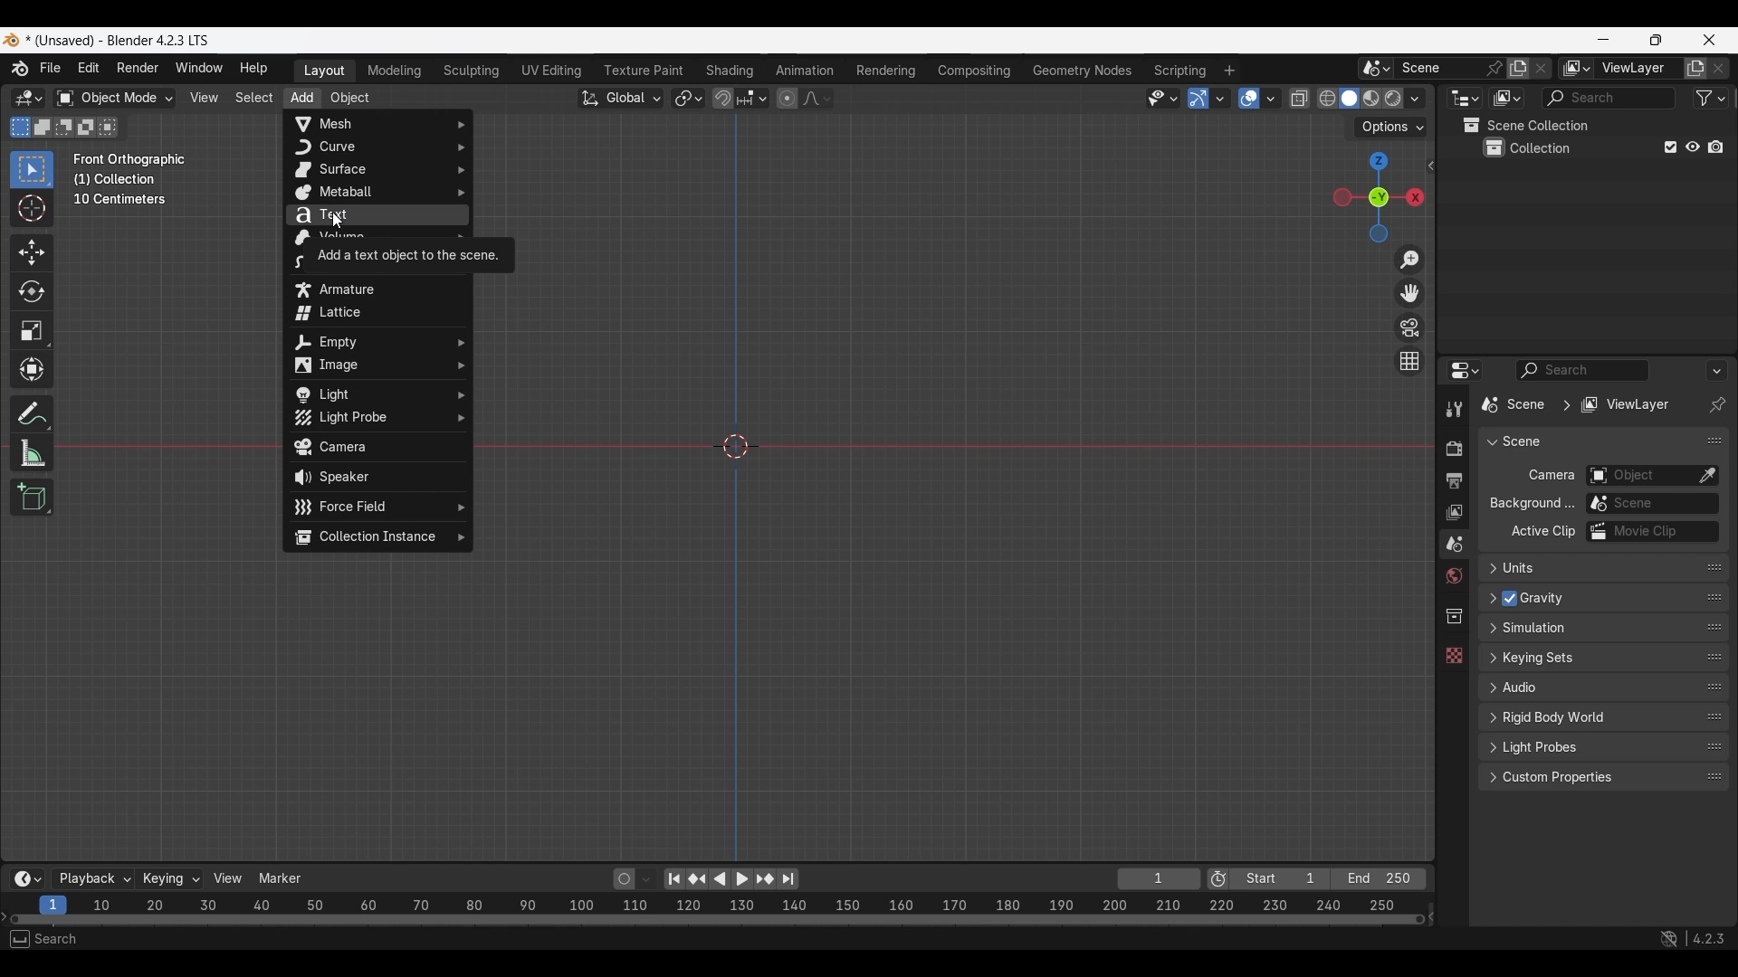 The image size is (1738, 977). I want to click on Lattice, so click(377, 314).